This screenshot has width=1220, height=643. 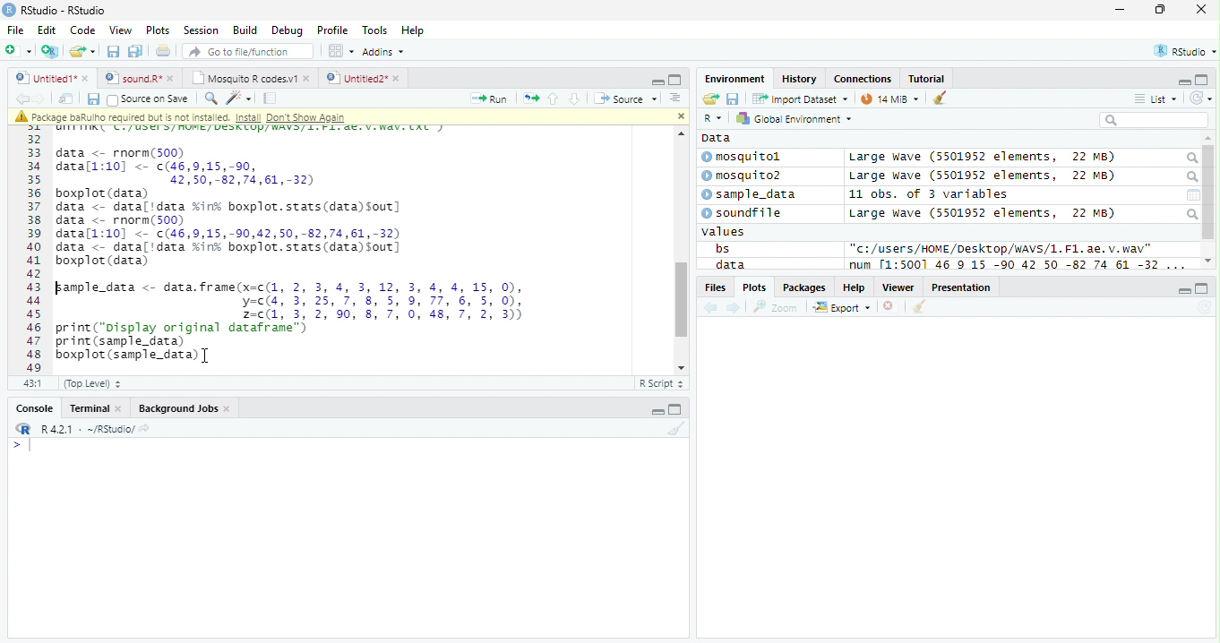 What do you see at coordinates (1204, 308) in the screenshot?
I see `Refresh` at bounding box center [1204, 308].